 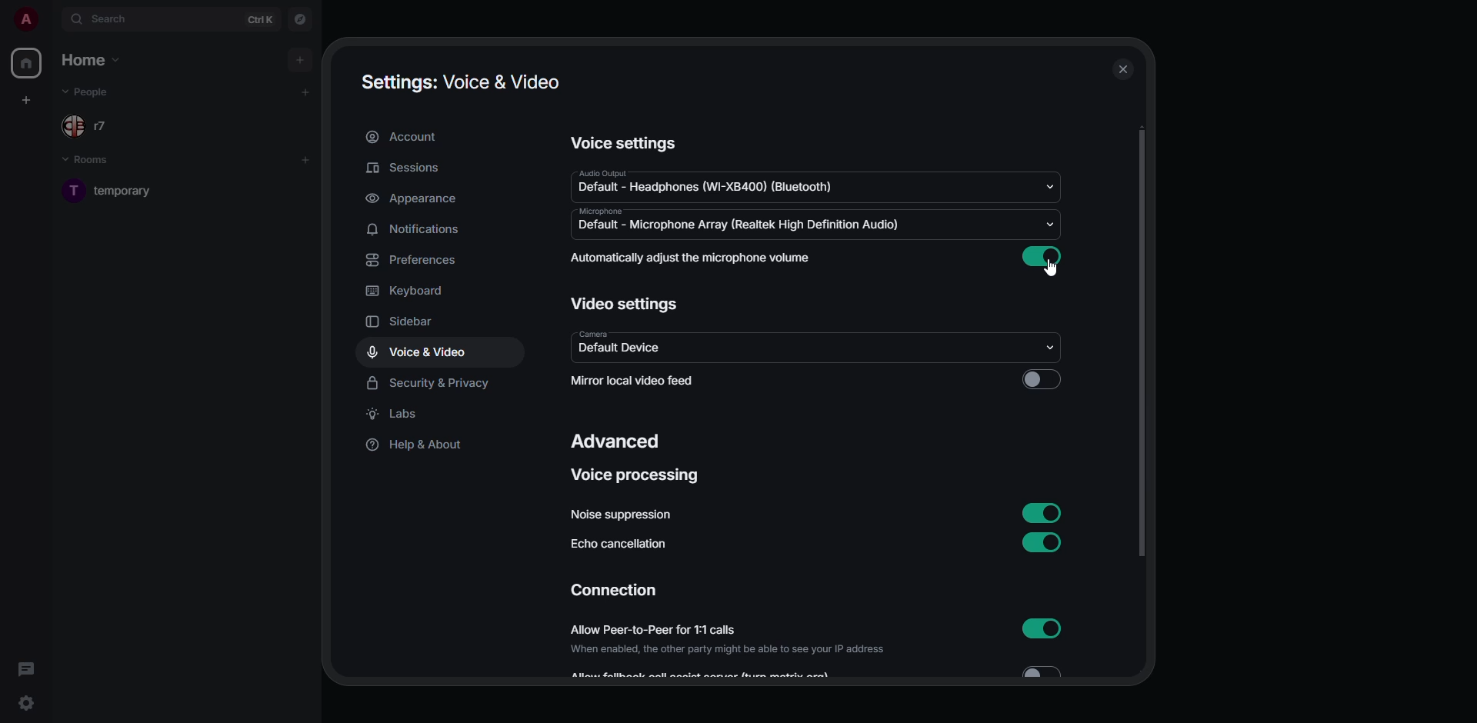 I want to click on enabled, so click(x=1045, y=629).